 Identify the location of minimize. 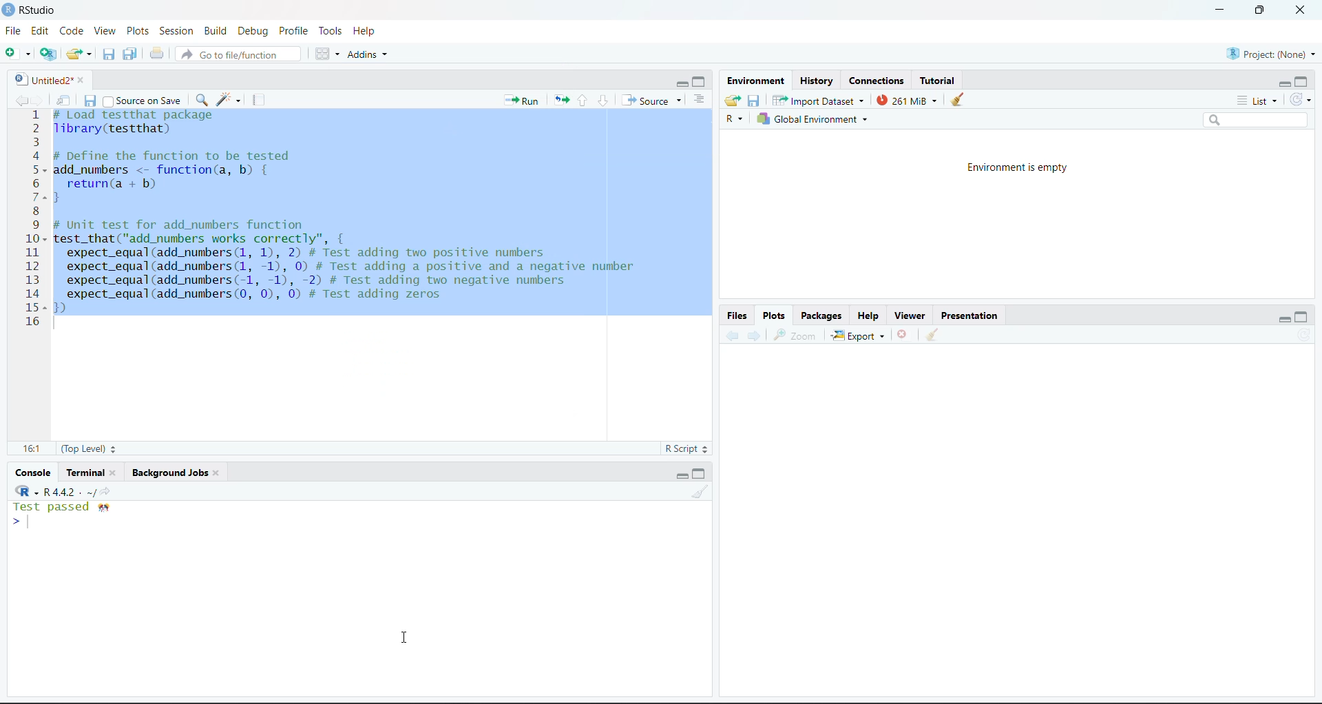
(1283, 83).